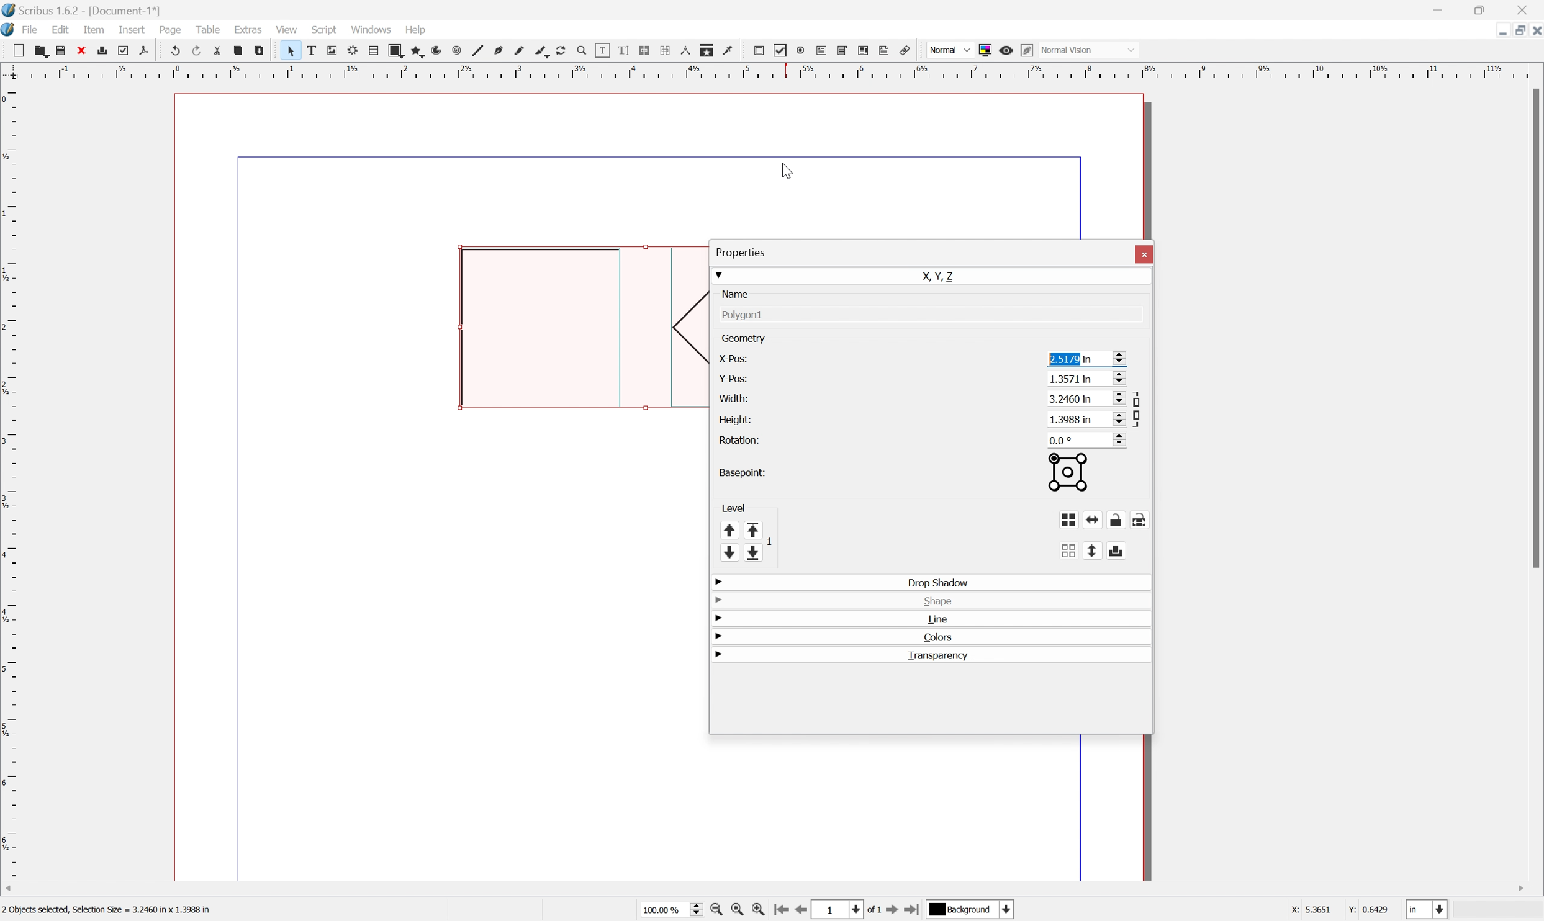 The height and width of the screenshot is (921, 1544). I want to click on page, so click(172, 30).